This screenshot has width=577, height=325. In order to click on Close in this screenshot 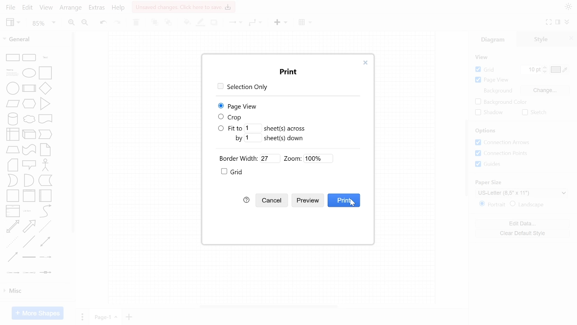, I will do `click(365, 63)`.